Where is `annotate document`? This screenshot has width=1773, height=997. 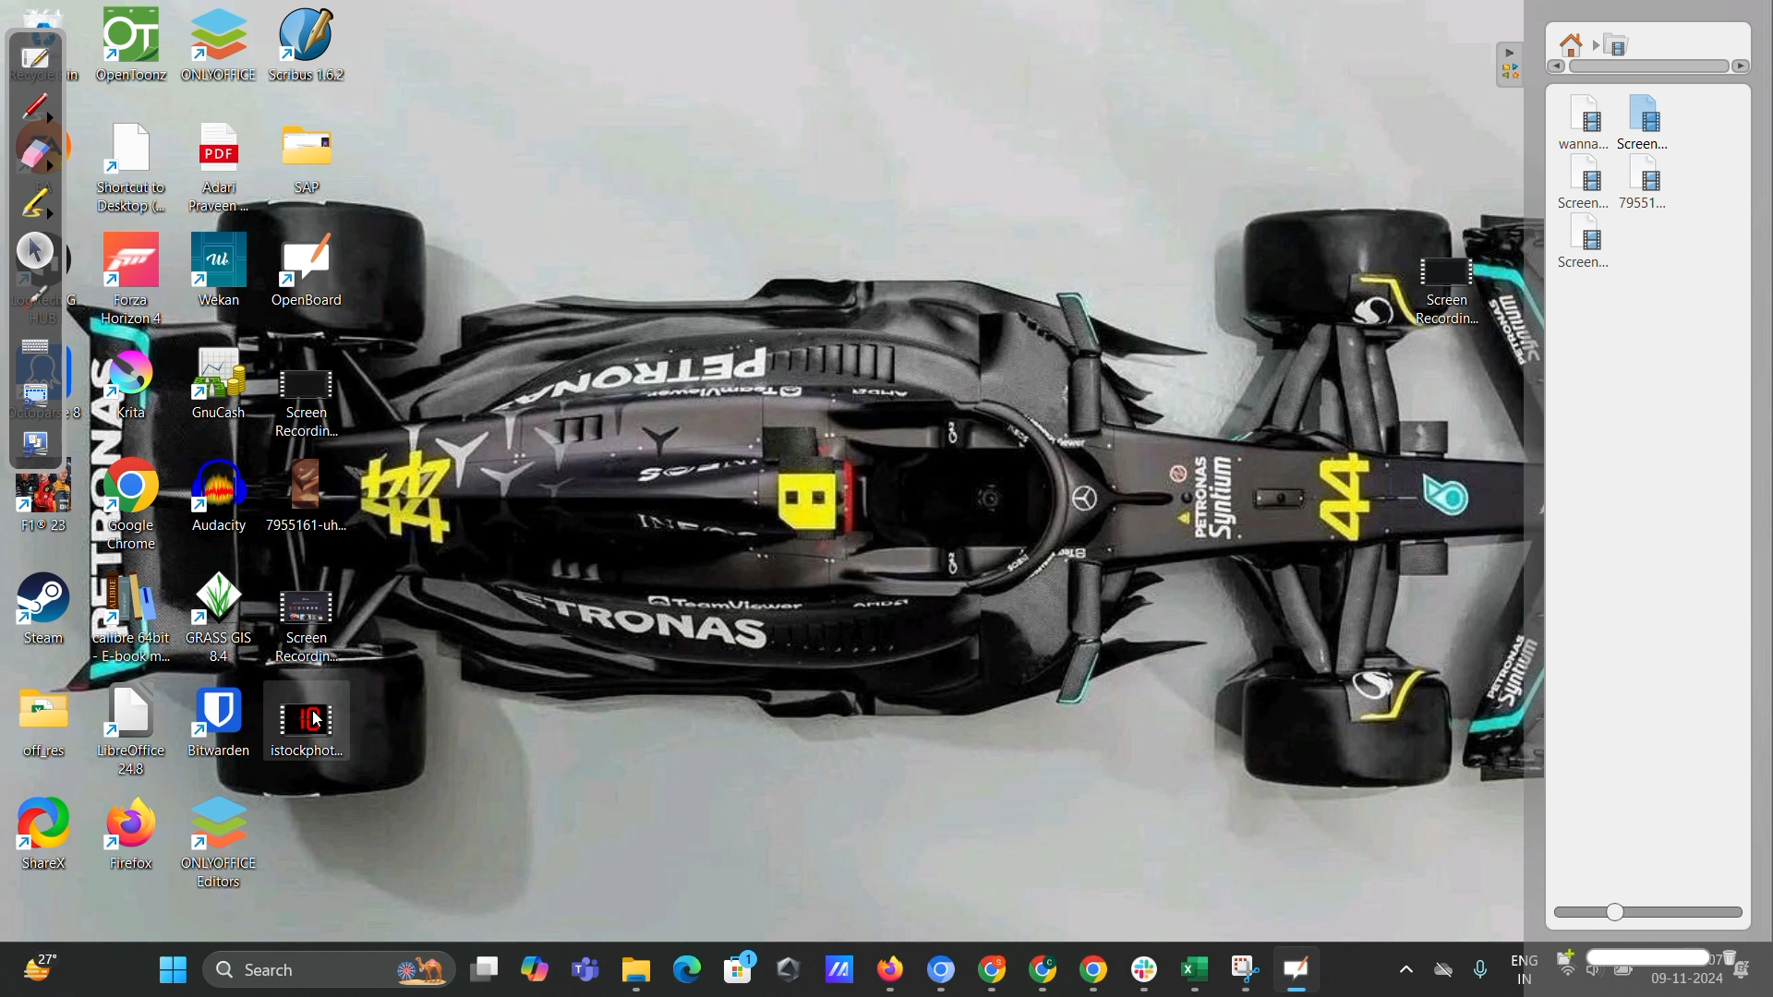 annotate document is located at coordinates (41, 104).